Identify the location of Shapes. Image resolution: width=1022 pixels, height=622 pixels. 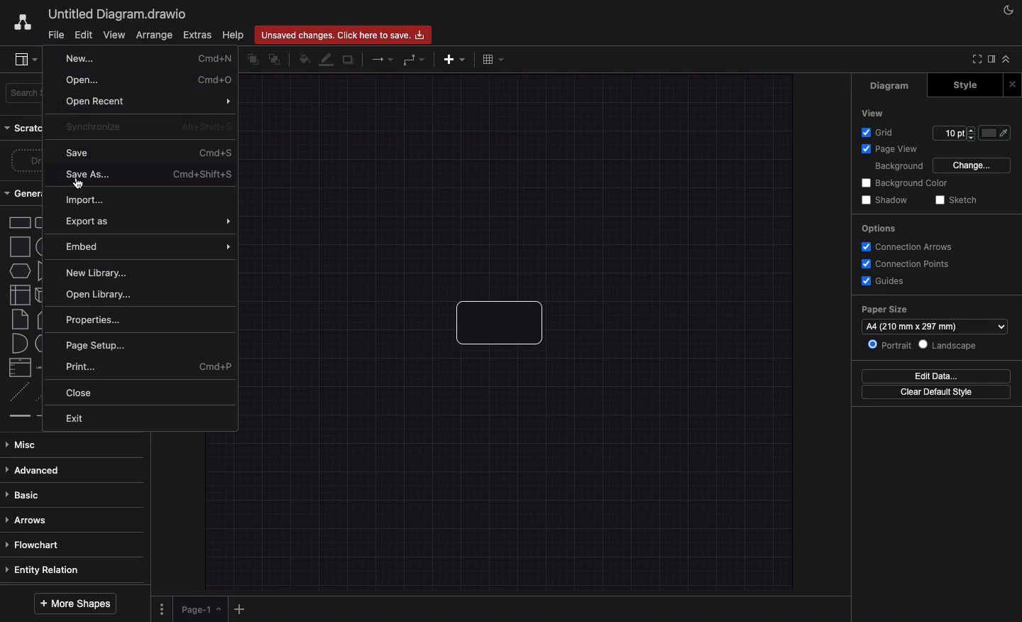
(26, 317).